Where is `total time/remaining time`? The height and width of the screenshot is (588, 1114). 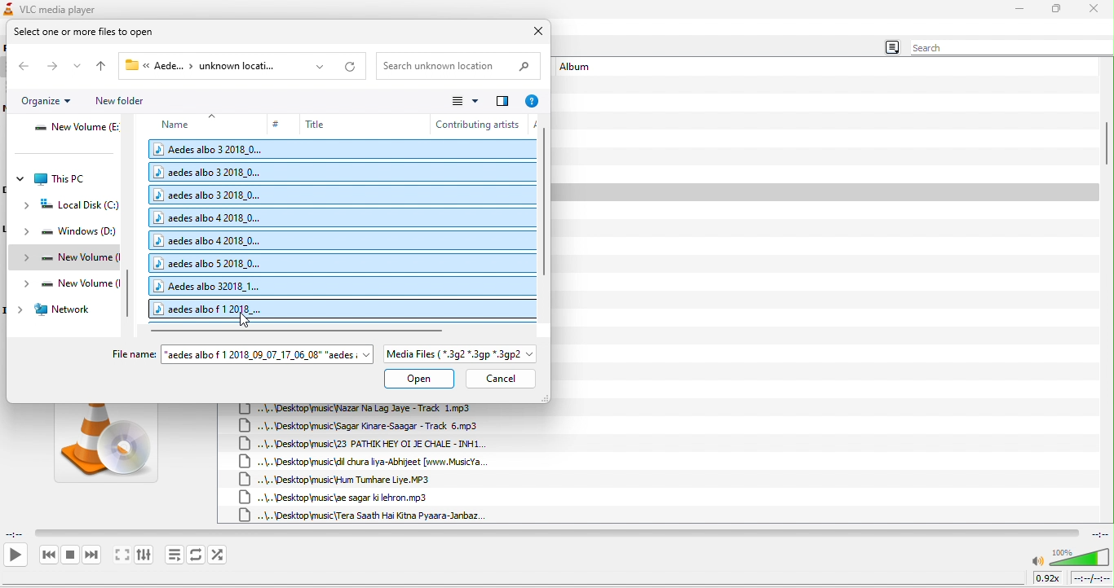 total time/remaining time is located at coordinates (1090, 578).